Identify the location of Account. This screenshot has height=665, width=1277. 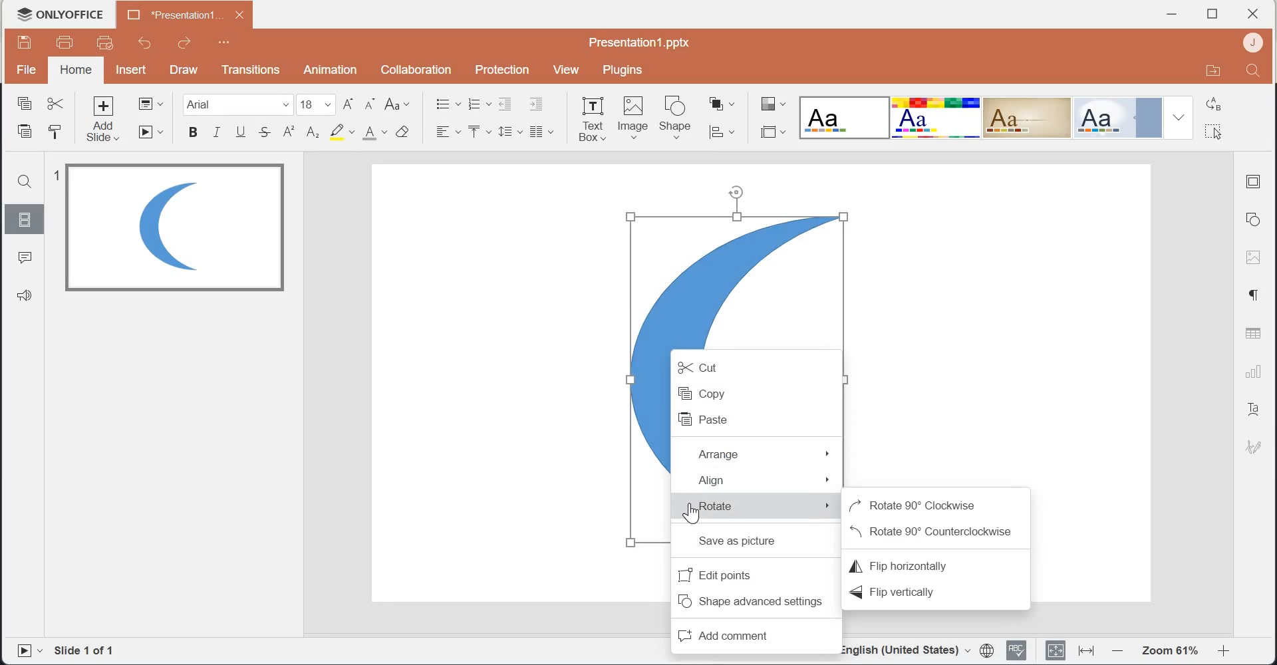
(1251, 43).